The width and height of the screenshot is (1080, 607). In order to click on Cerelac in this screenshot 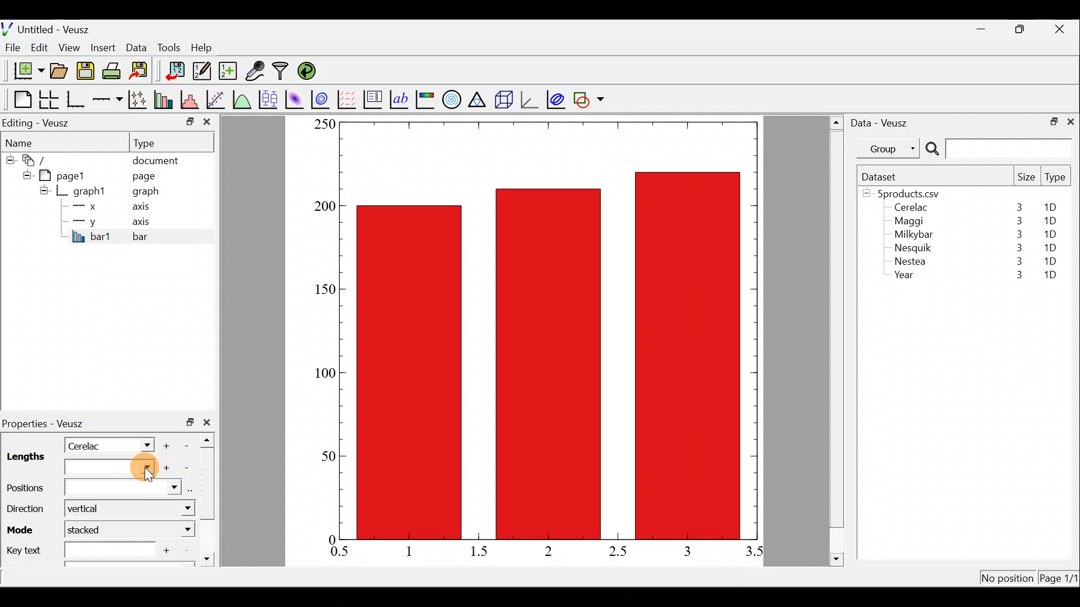, I will do `click(87, 445)`.